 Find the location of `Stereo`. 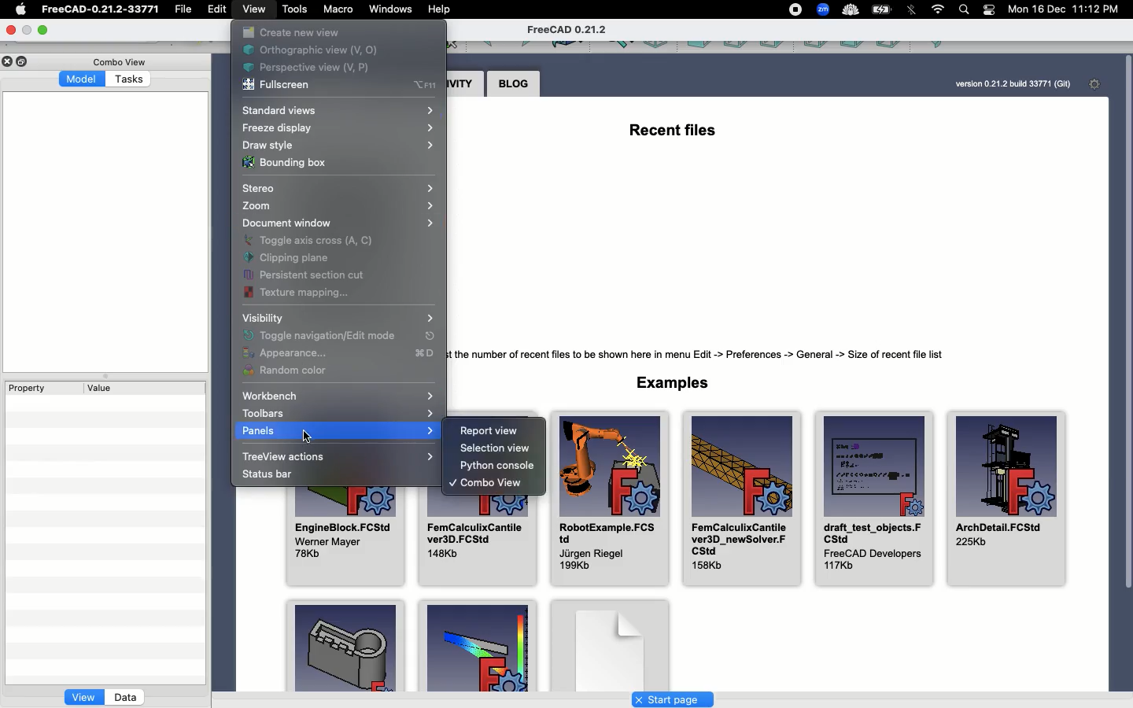

Stereo is located at coordinates (341, 186).